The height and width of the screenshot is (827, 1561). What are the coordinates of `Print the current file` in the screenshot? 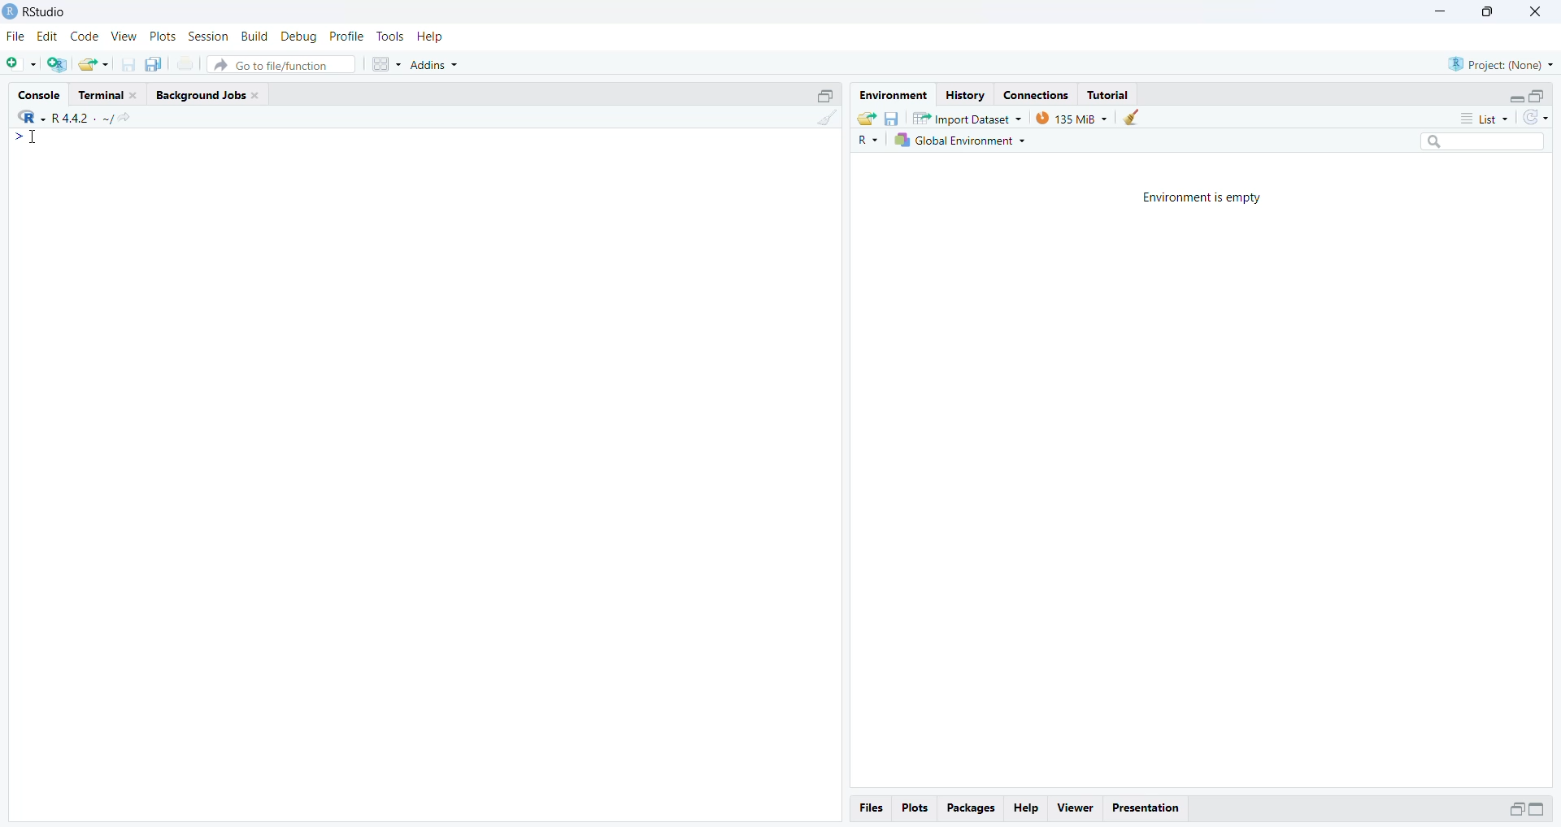 It's located at (186, 67).